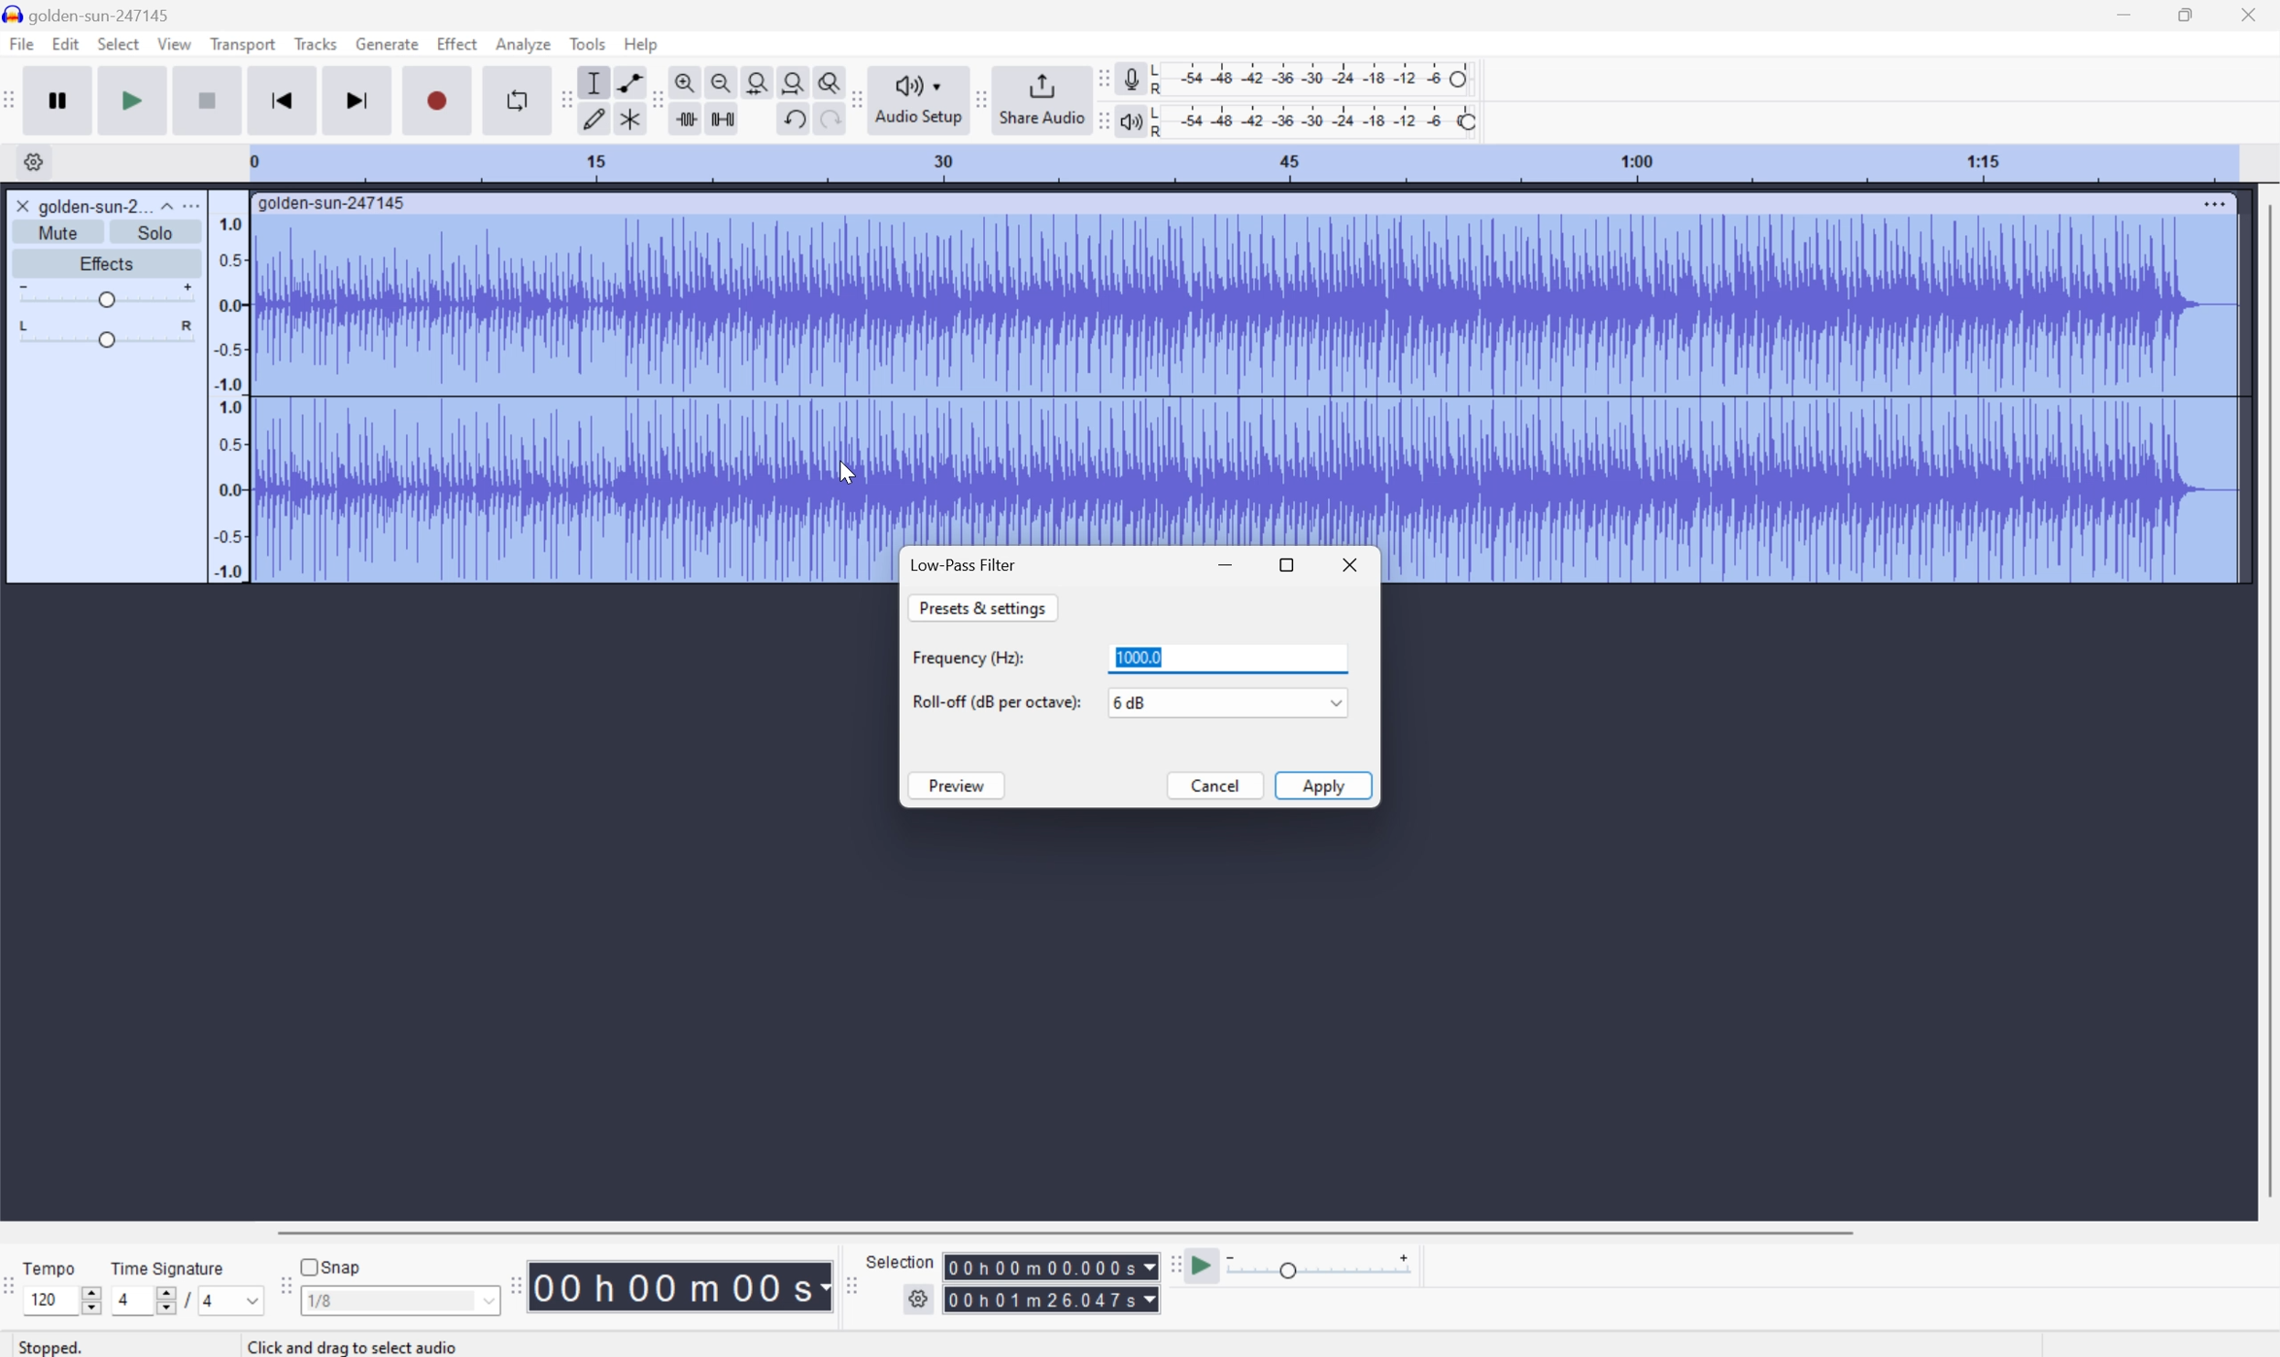  What do you see at coordinates (234, 1301) in the screenshot?
I see `4` at bounding box center [234, 1301].